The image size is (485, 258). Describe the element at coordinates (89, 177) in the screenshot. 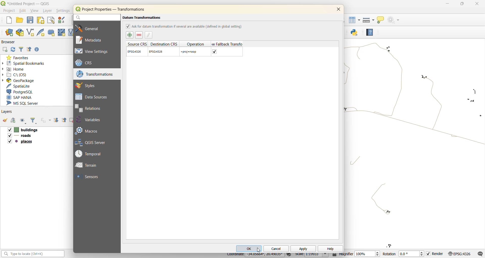

I see `sensors` at that location.